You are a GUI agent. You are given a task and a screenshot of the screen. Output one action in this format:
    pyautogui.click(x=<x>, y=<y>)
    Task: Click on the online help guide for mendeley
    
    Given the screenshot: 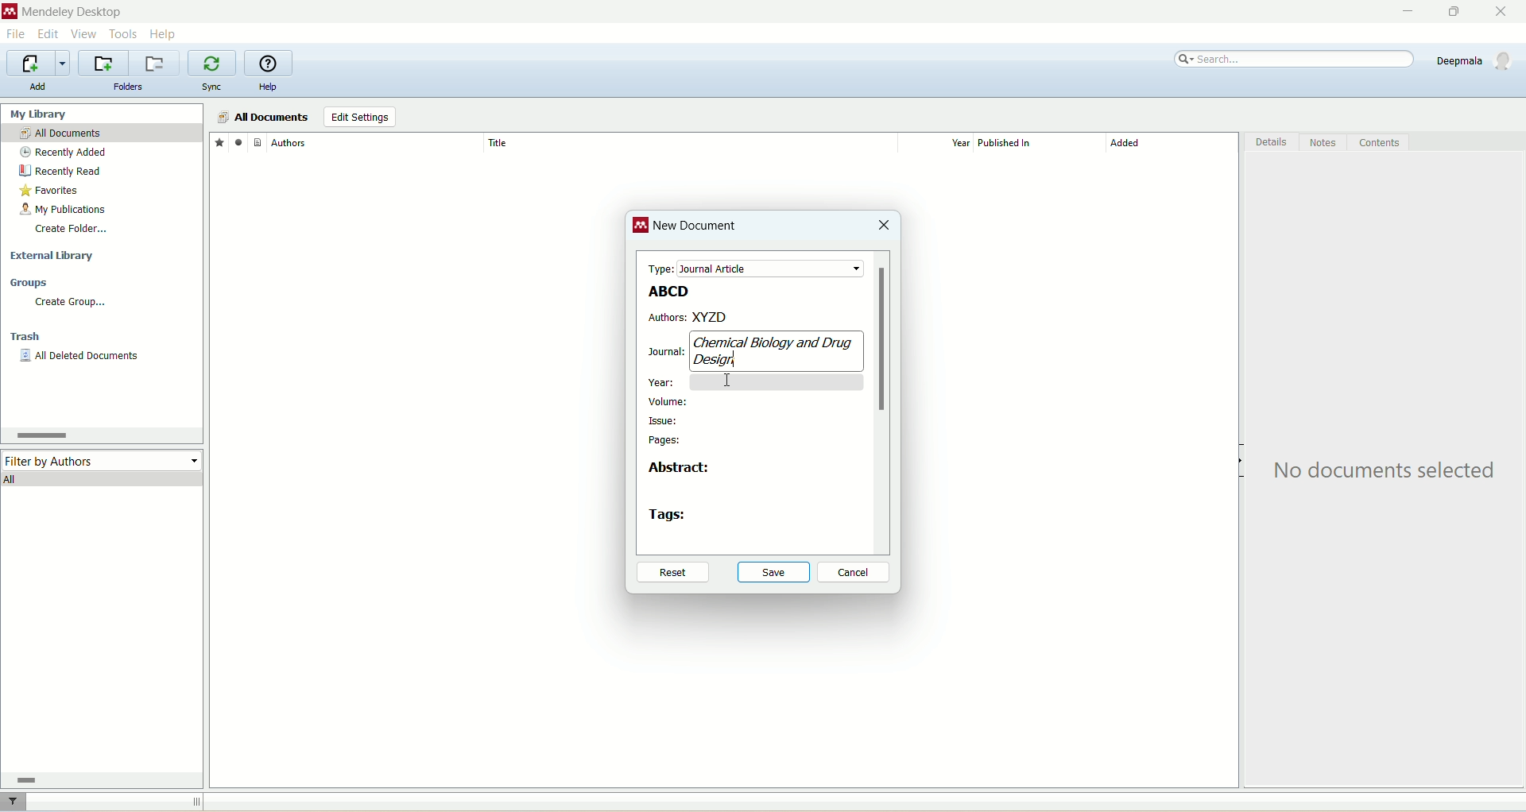 What is the action you would take?
    pyautogui.click(x=269, y=64)
    